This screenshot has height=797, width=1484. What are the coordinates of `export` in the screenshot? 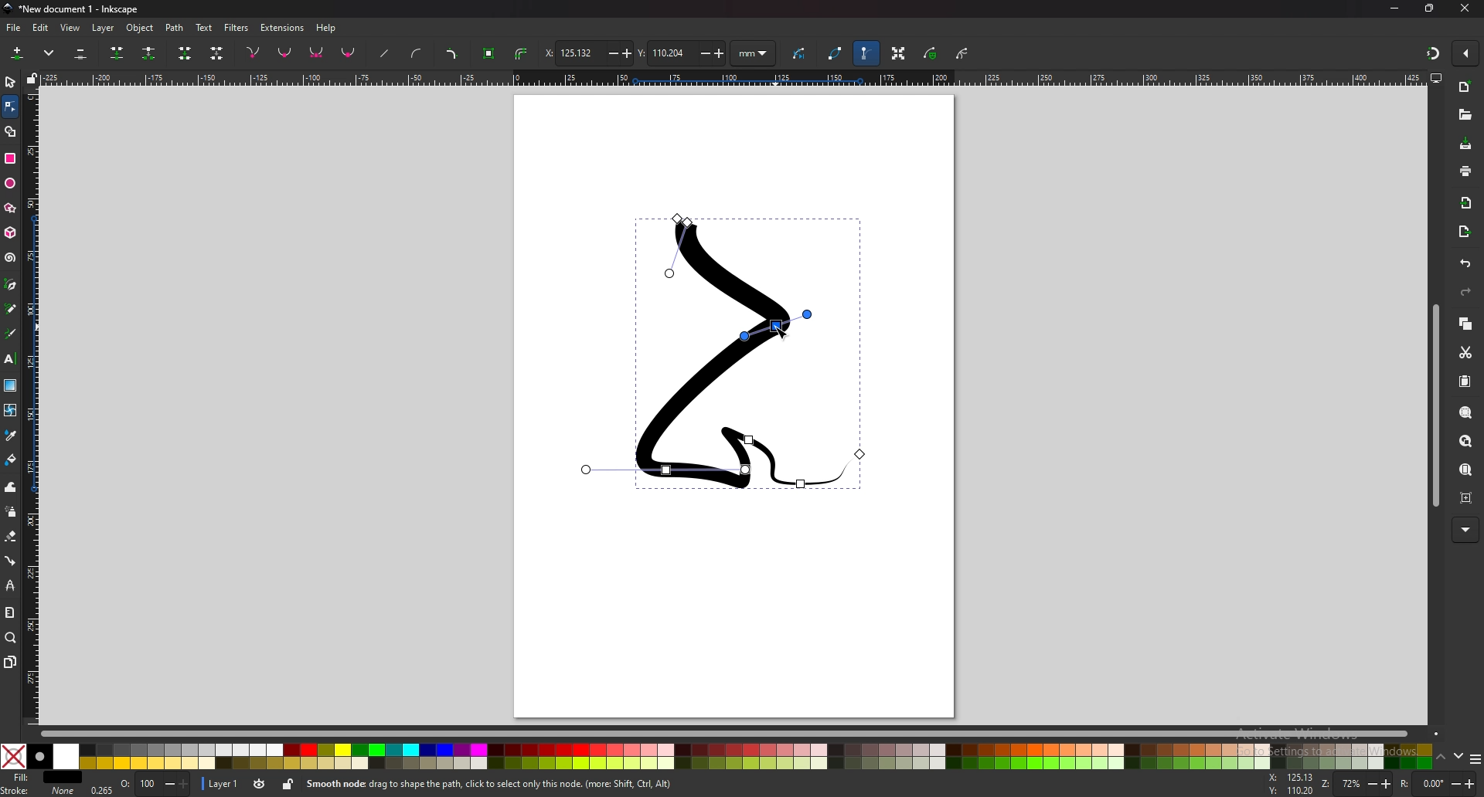 It's located at (1465, 231).